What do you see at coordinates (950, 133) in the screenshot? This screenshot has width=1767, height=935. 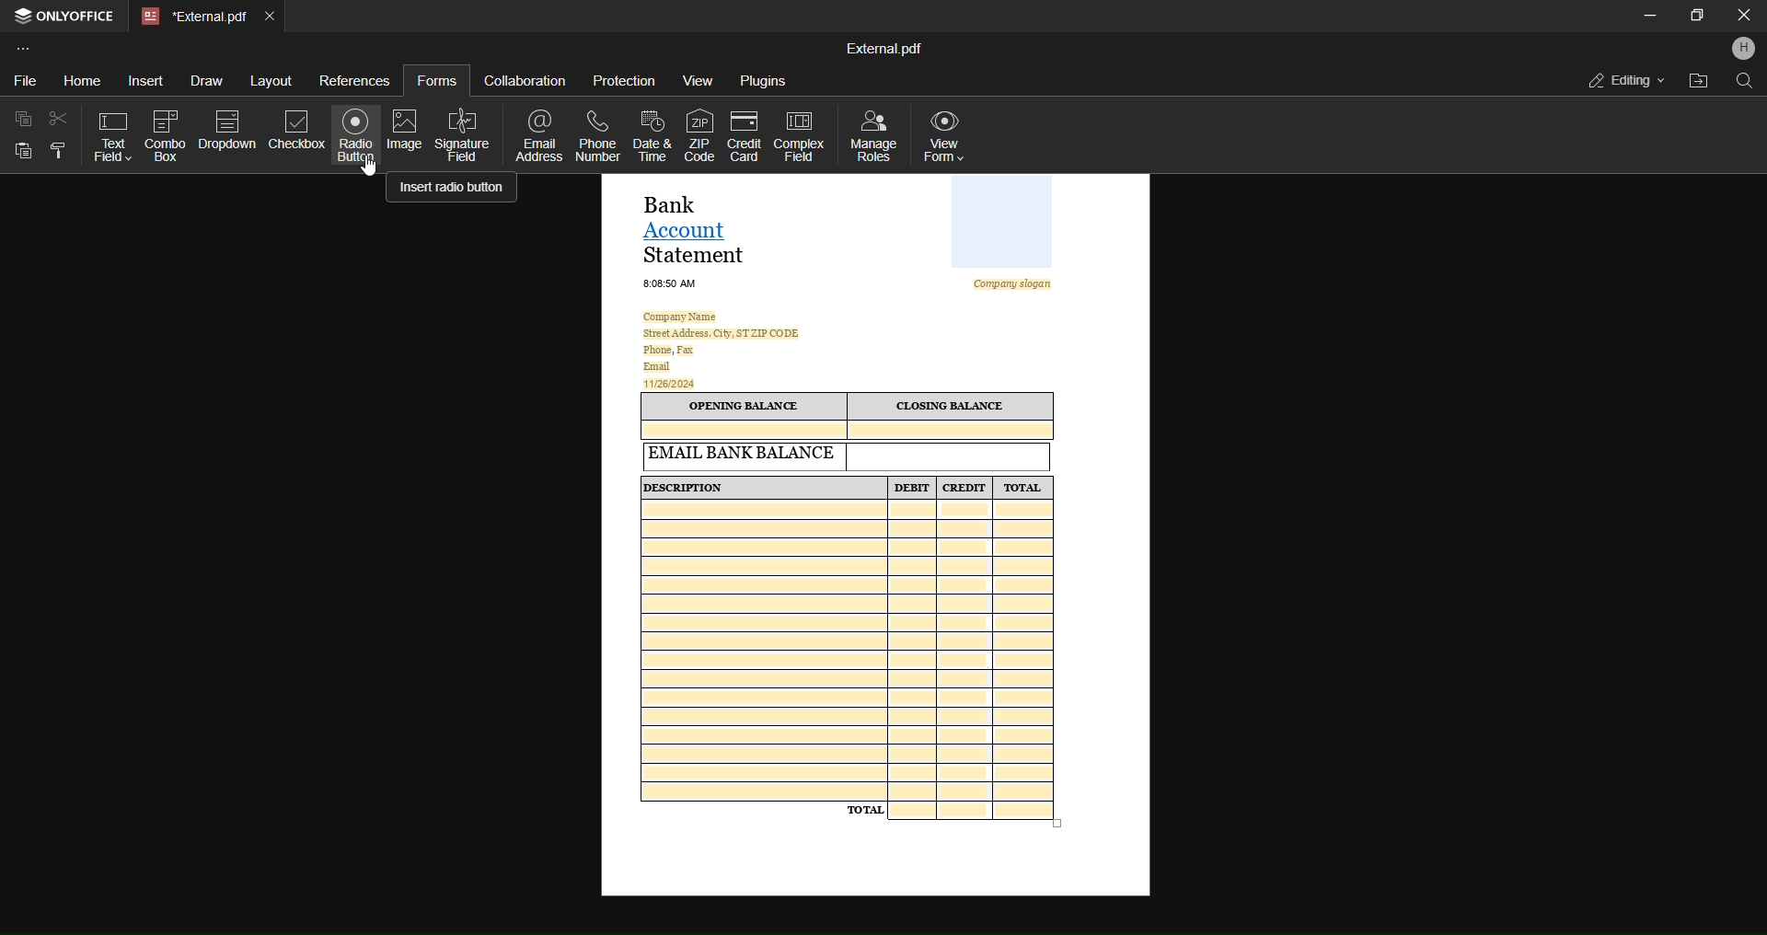 I see `view form` at bounding box center [950, 133].